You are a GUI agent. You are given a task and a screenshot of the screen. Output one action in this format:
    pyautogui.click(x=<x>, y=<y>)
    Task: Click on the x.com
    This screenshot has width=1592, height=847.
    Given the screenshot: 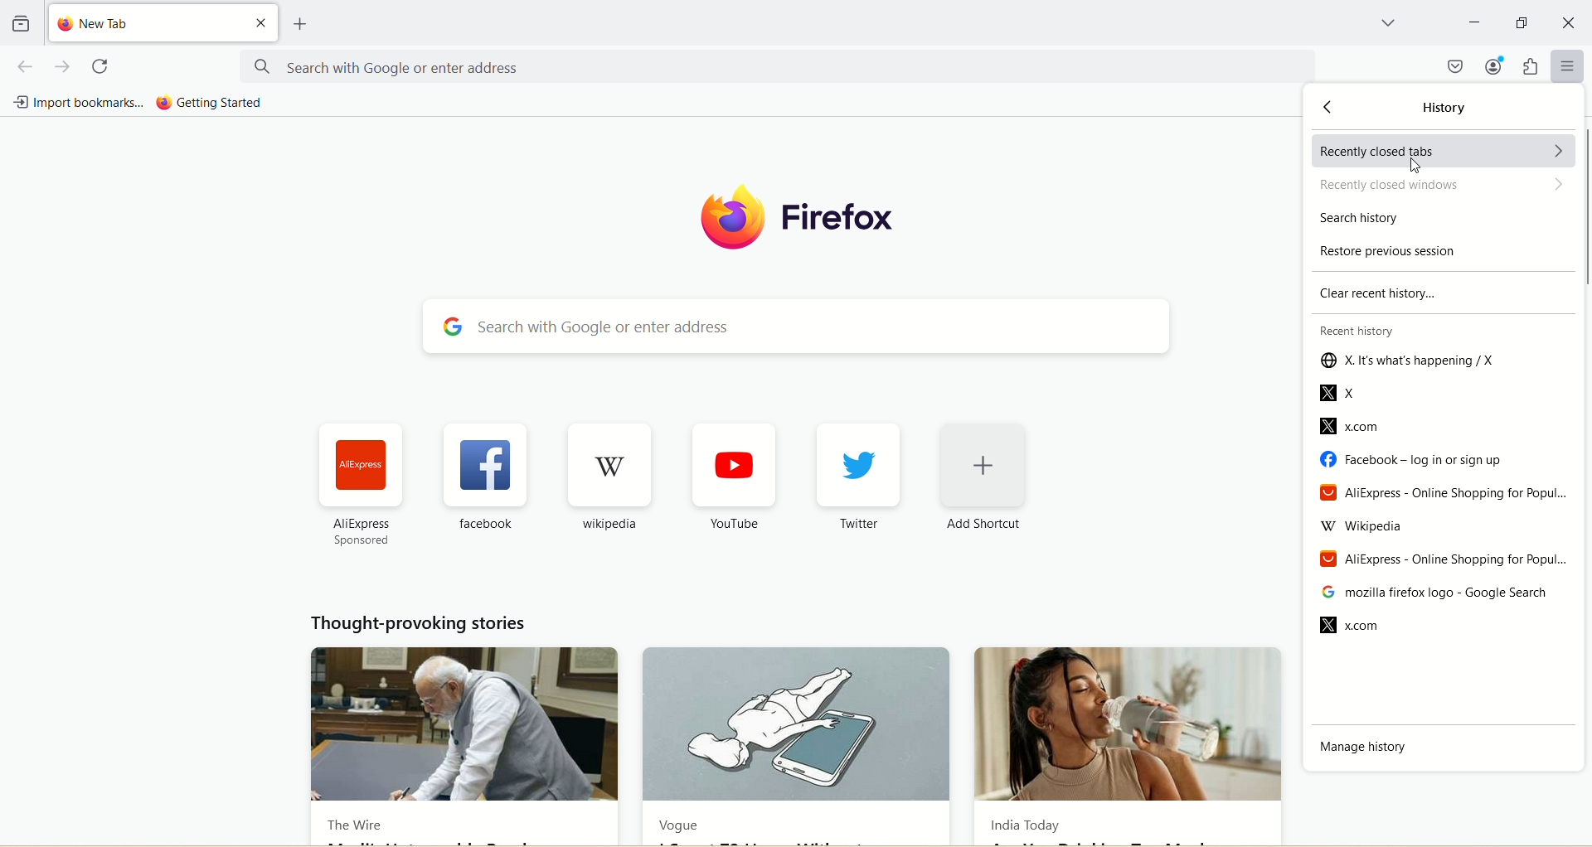 What is the action you would take?
    pyautogui.click(x=1444, y=627)
    